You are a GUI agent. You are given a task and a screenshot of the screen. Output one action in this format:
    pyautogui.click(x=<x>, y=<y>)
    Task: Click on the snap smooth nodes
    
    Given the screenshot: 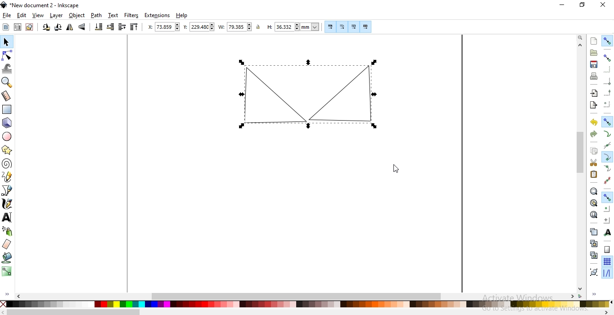 What is the action you would take?
    pyautogui.click(x=608, y=168)
    